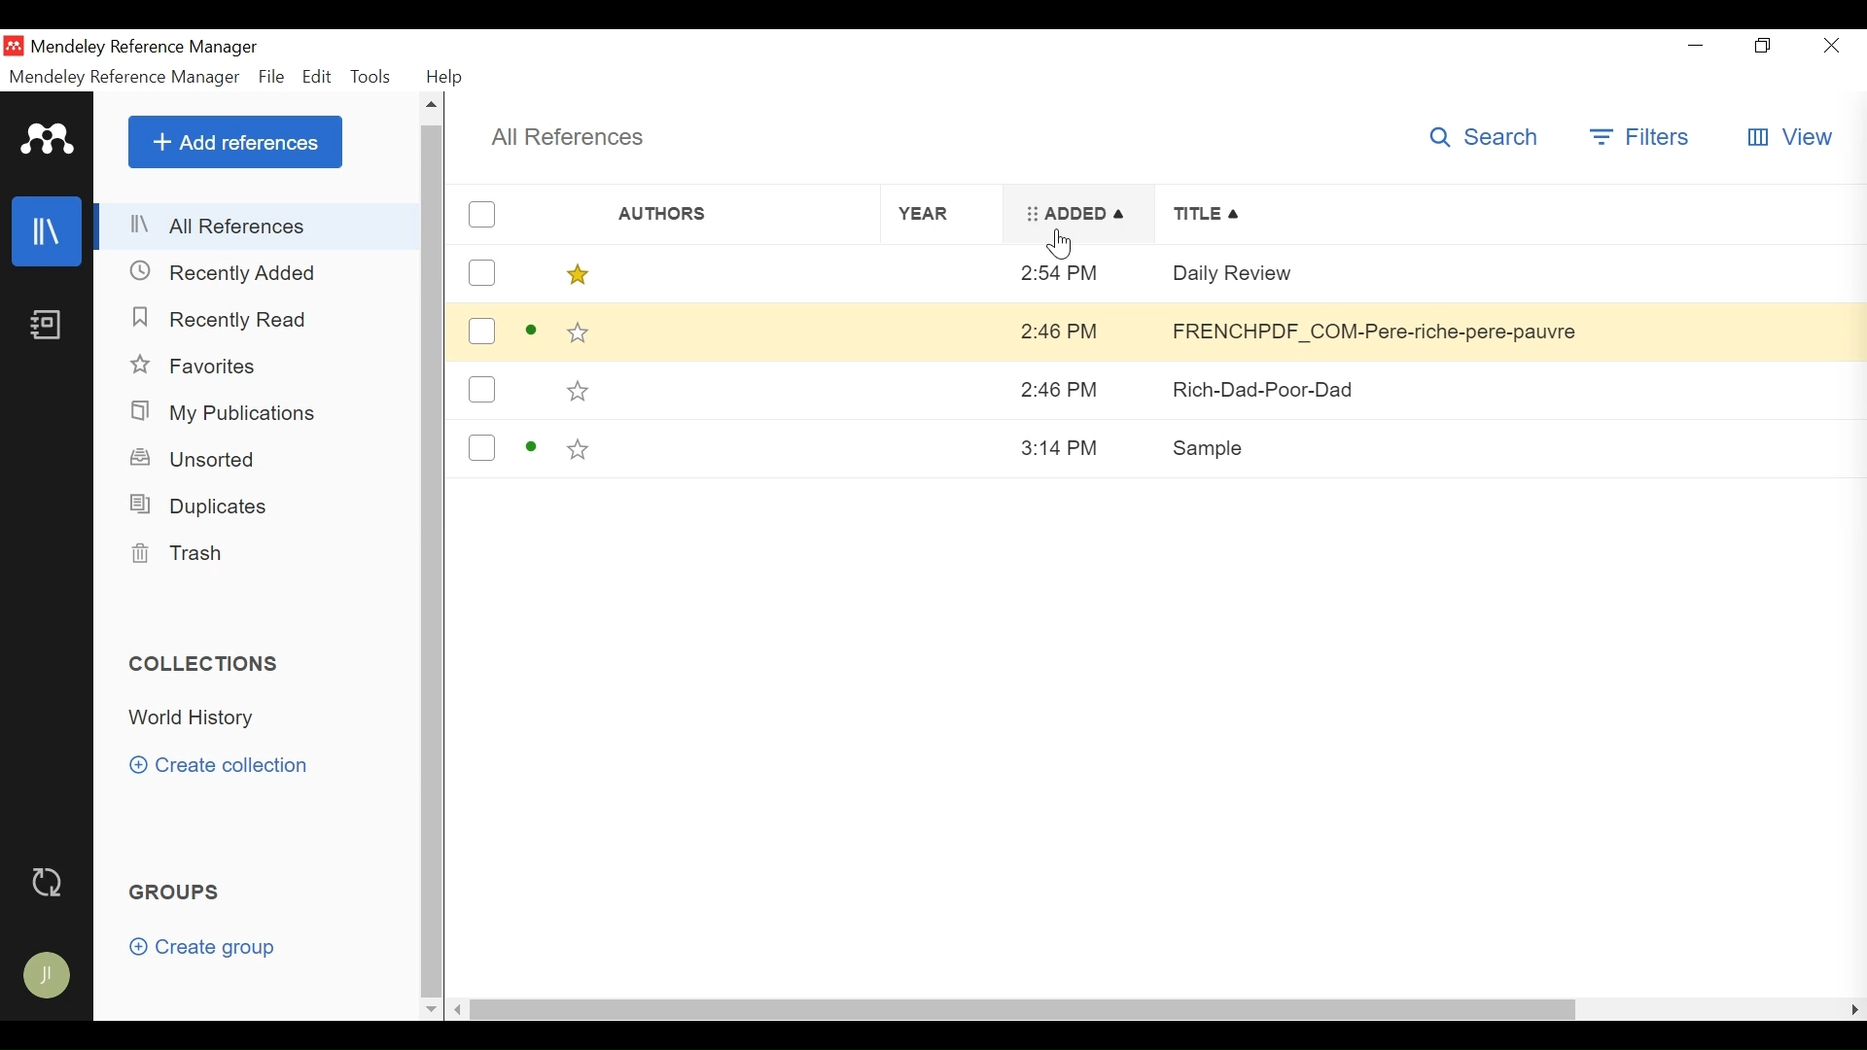 Image resolution: width=1867 pixels, height=1050 pixels. I want to click on Toggle Favorites, so click(576, 331).